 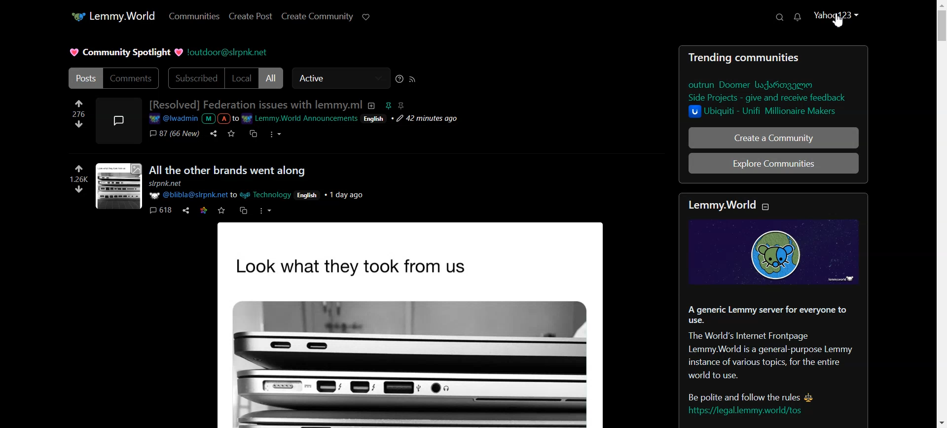 What do you see at coordinates (372, 106) in the screenshot?
I see `About` at bounding box center [372, 106].